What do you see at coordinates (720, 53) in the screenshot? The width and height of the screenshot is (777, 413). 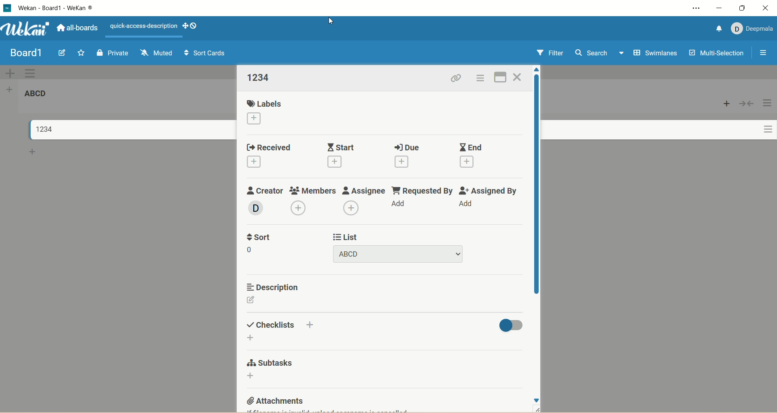 I see `multi-selection` at bounding box center [720, 53].